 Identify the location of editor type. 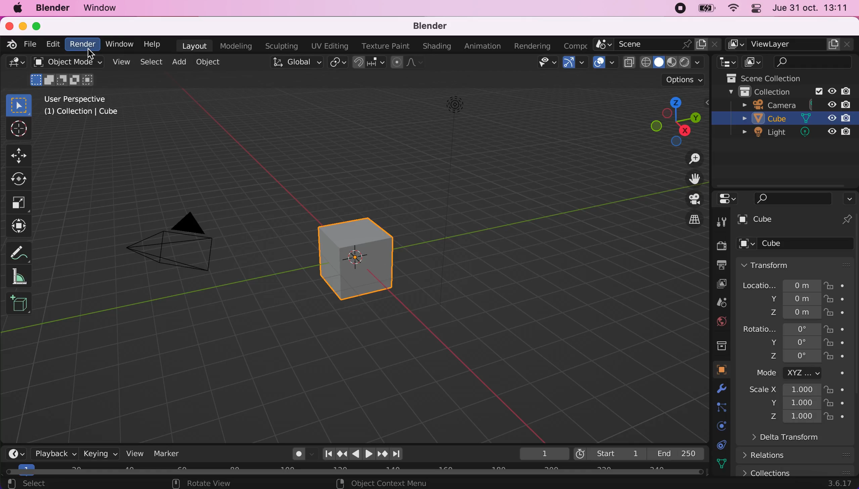
(16, 453).